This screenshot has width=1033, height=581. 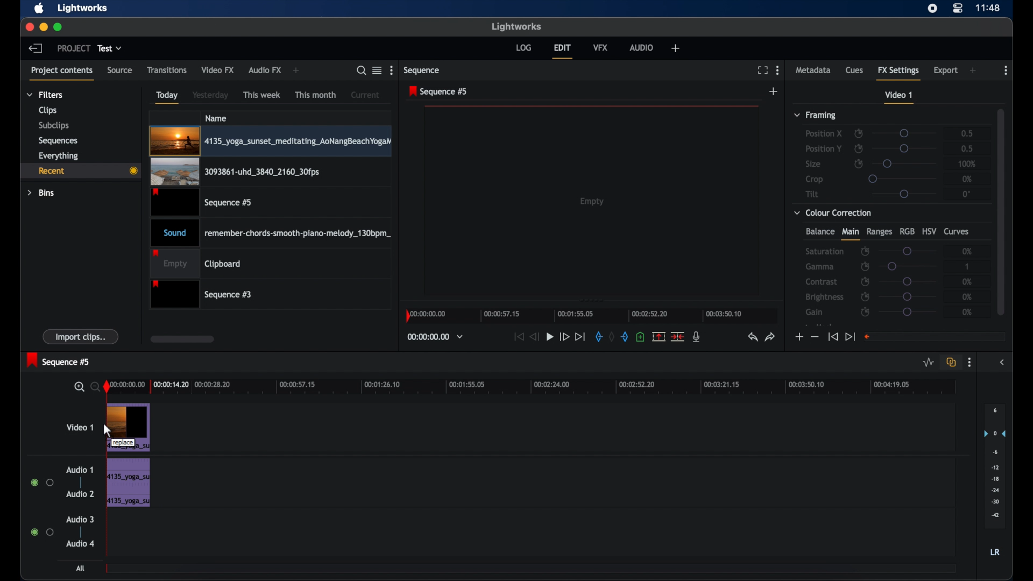 What do you see at coordinates (535, 337) in the screenshot?
I see `rewind` at bounding box center [535, 337].